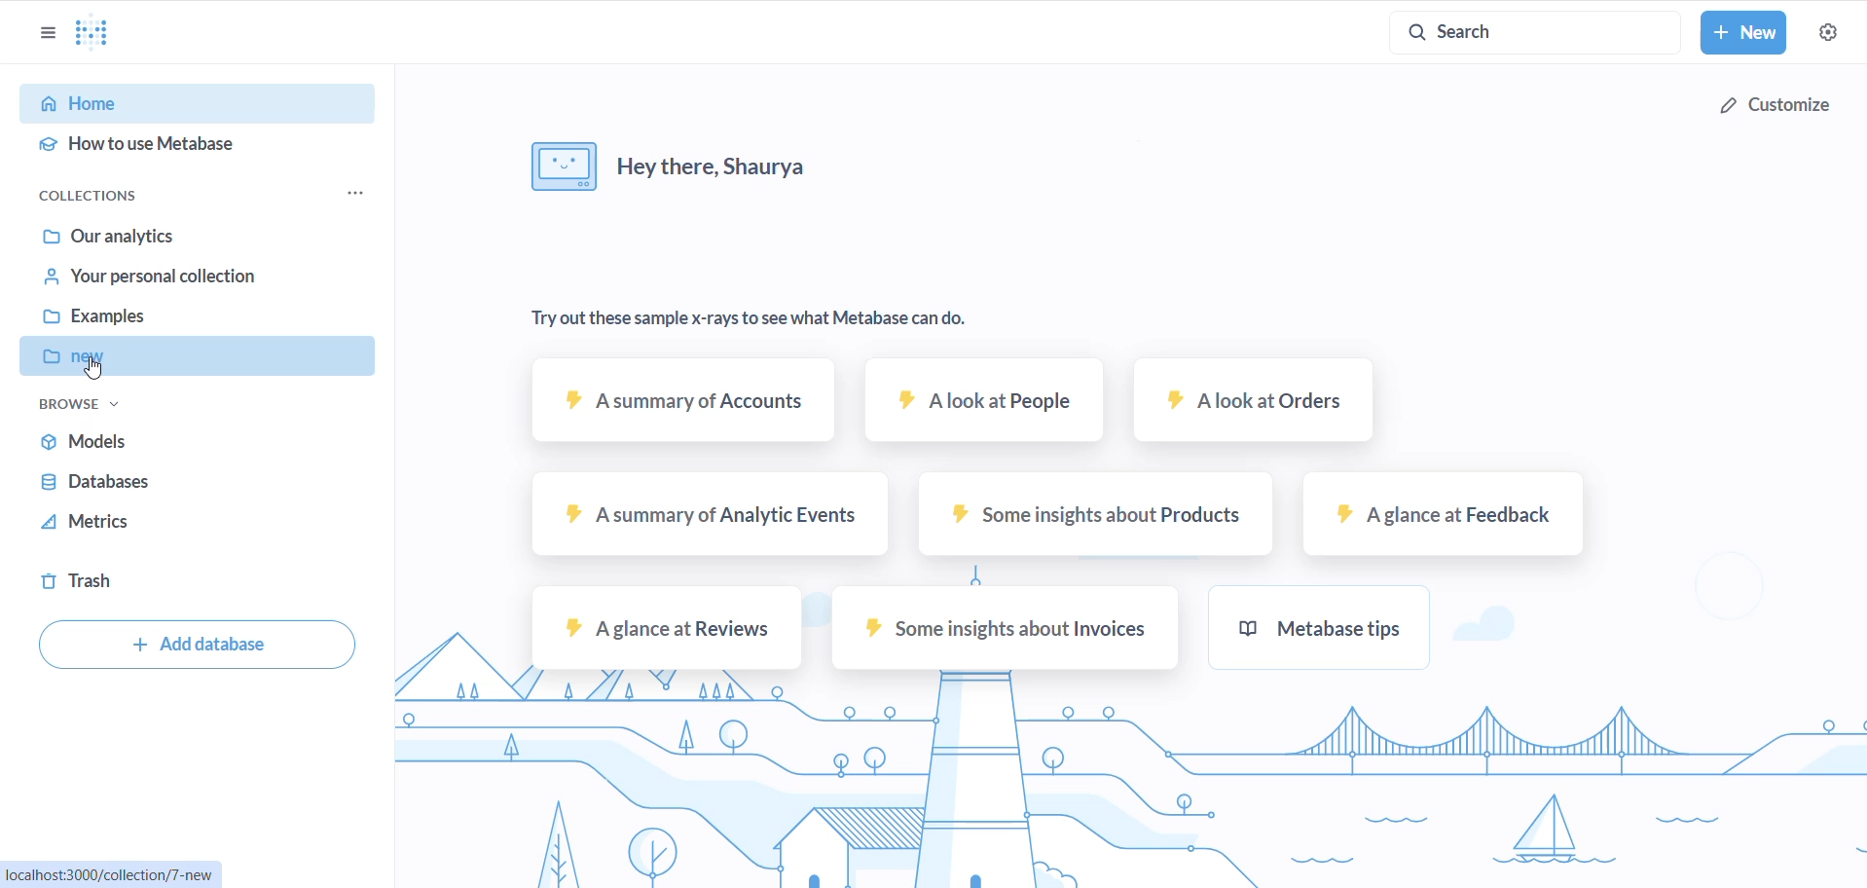  I want to click on cursor, so click(95, 373).